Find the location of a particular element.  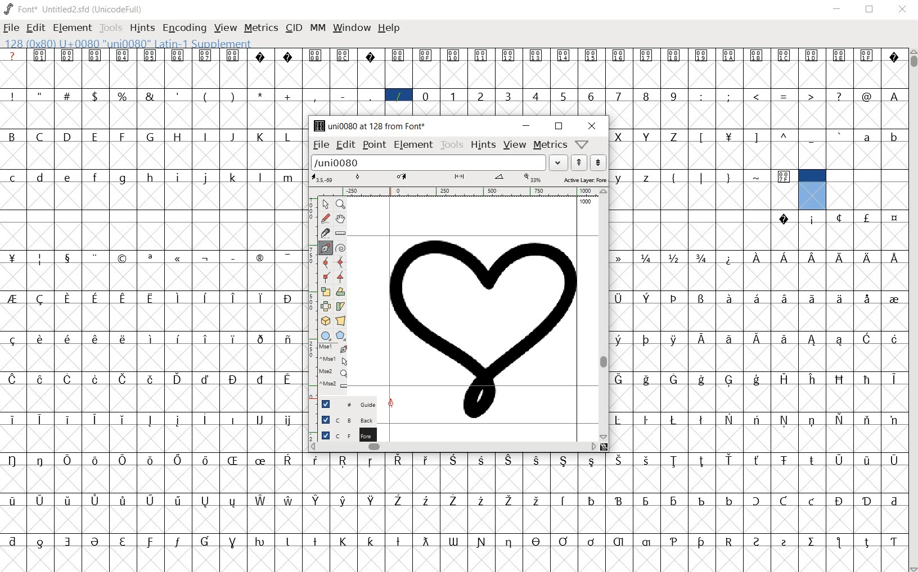

glyph is located at coordinates (785, 97).